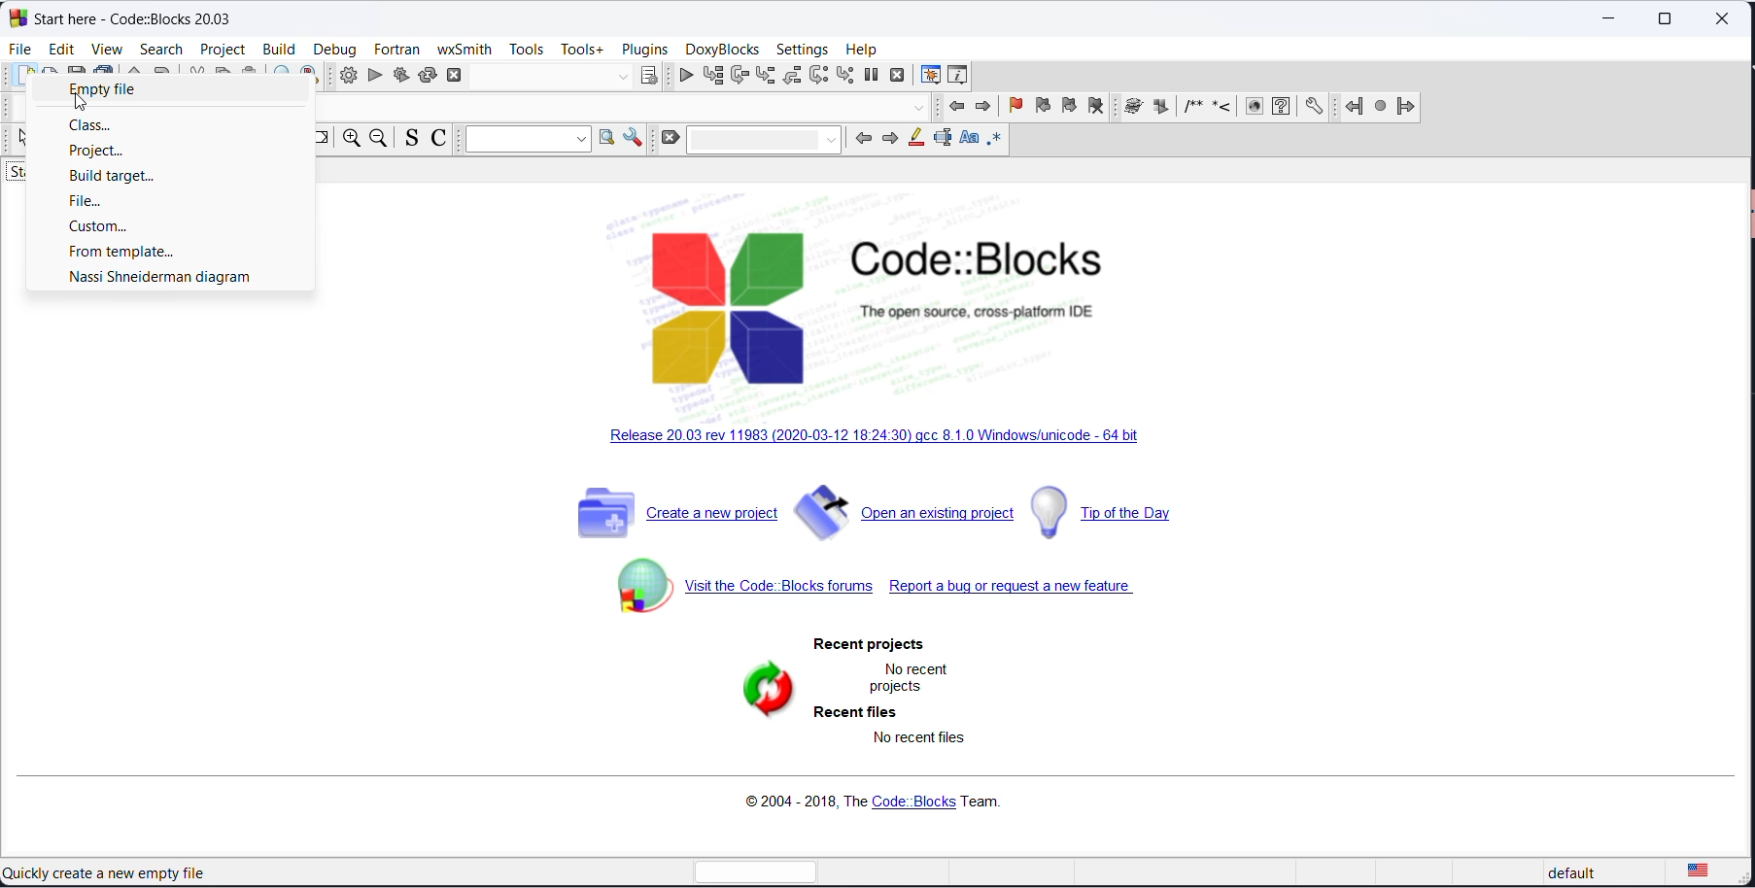 This screenshot has width=1755, height=888. What do you see at coordinates (879, 803) in the screenshot?
I see `©2004 - 2018, The Code: Blocks Team.` at bounding box center [879, 803].